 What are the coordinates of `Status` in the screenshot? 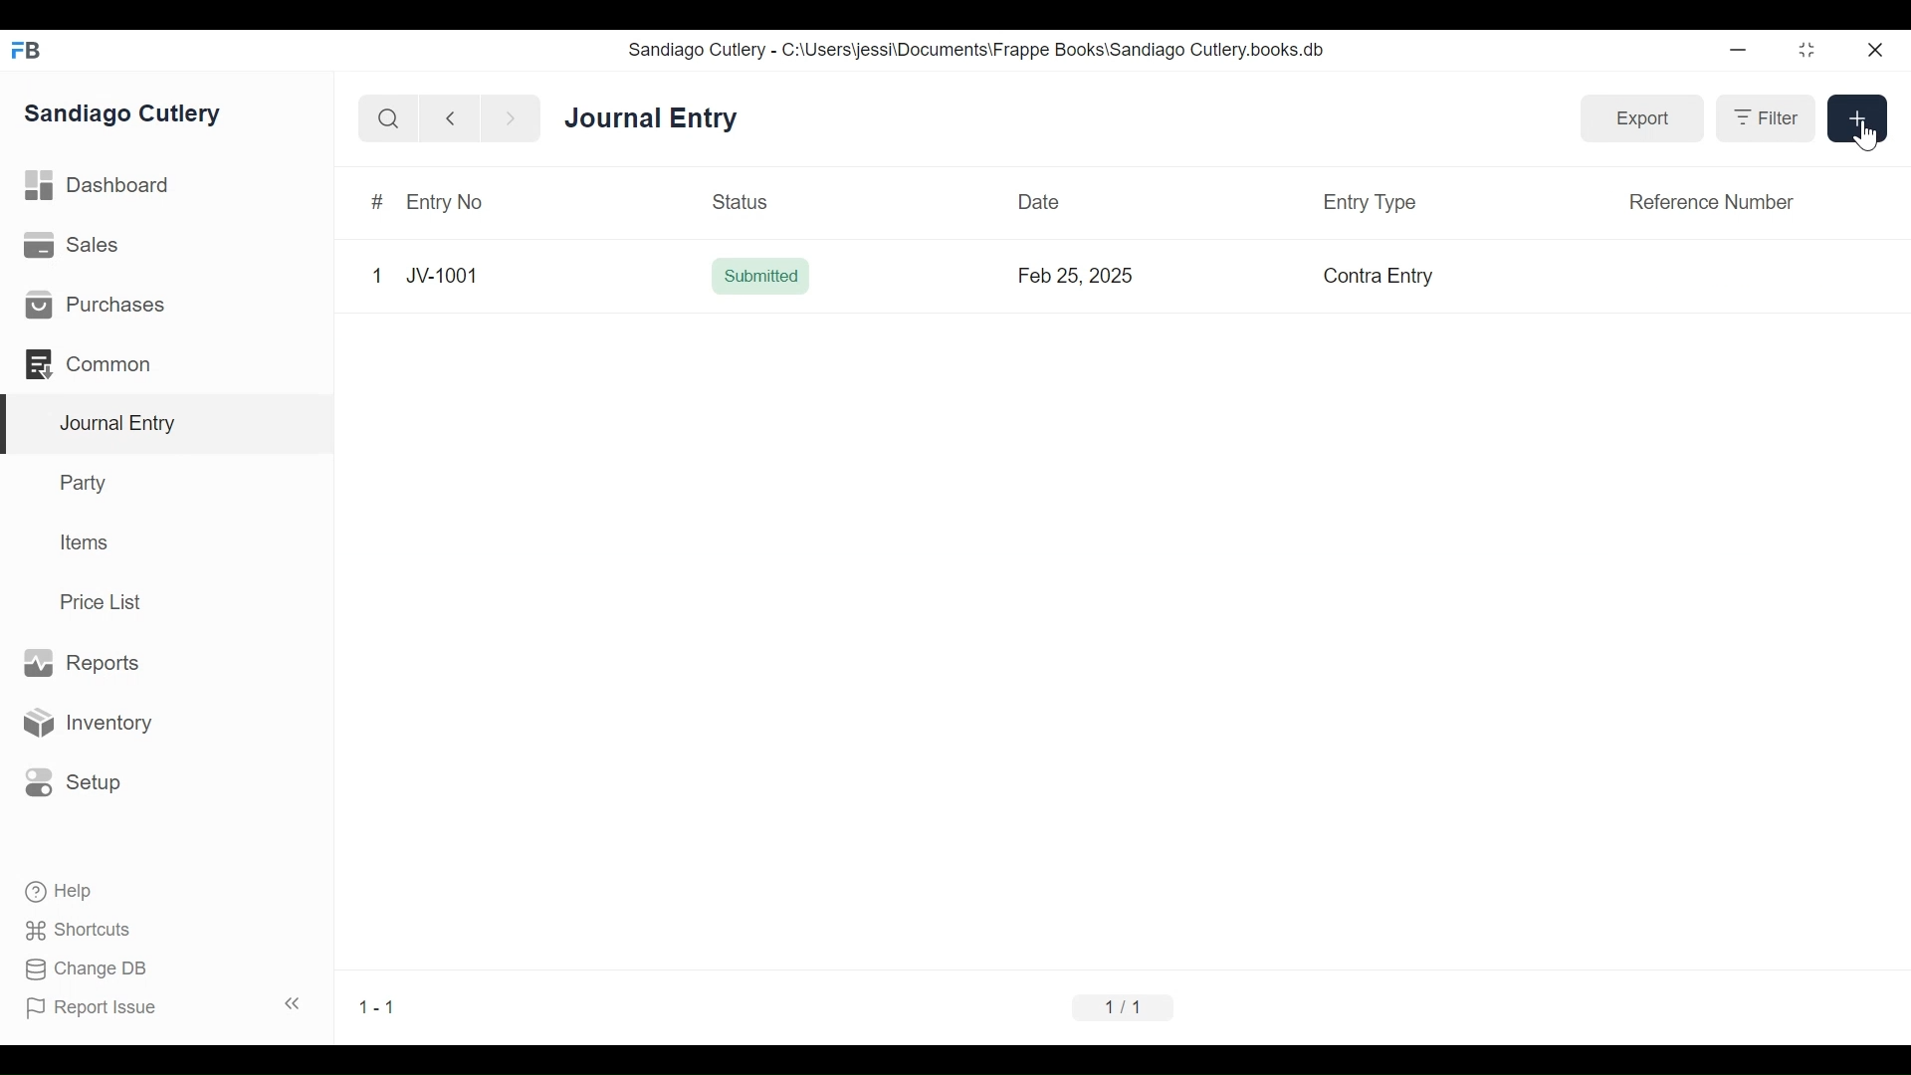 It's located at (742, 202).